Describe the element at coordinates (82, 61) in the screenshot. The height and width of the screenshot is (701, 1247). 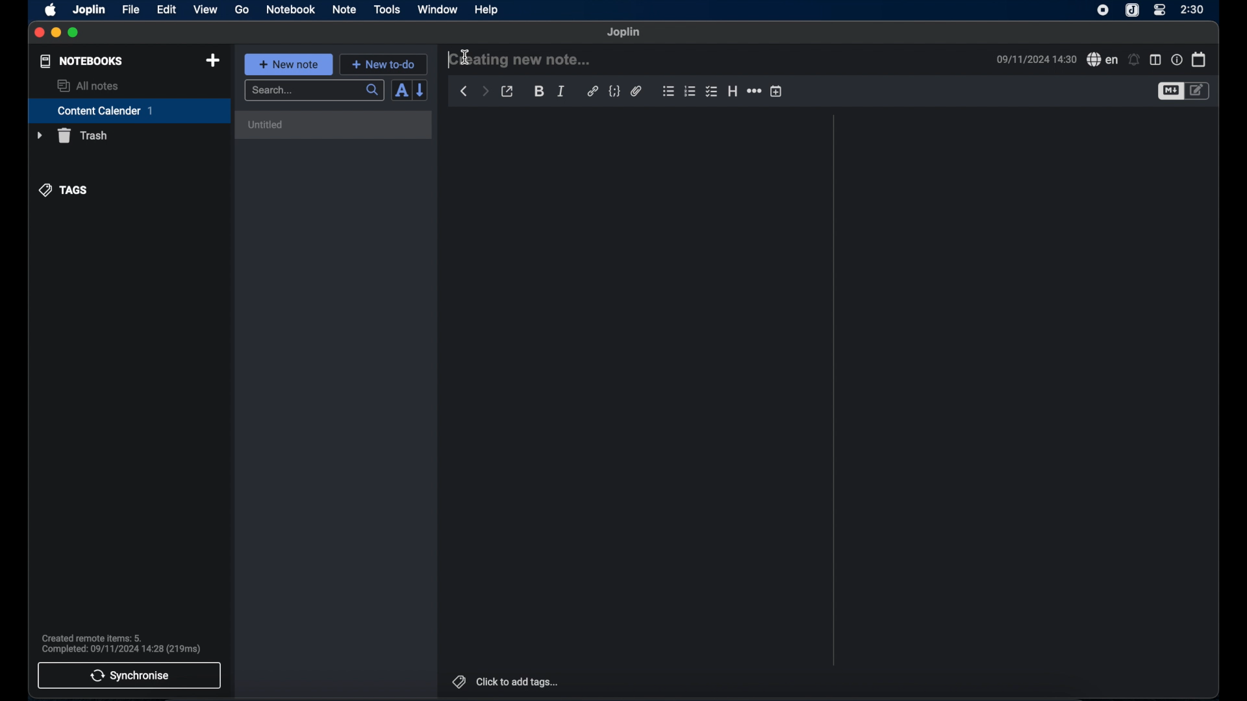
I see `notebooks` at that location.